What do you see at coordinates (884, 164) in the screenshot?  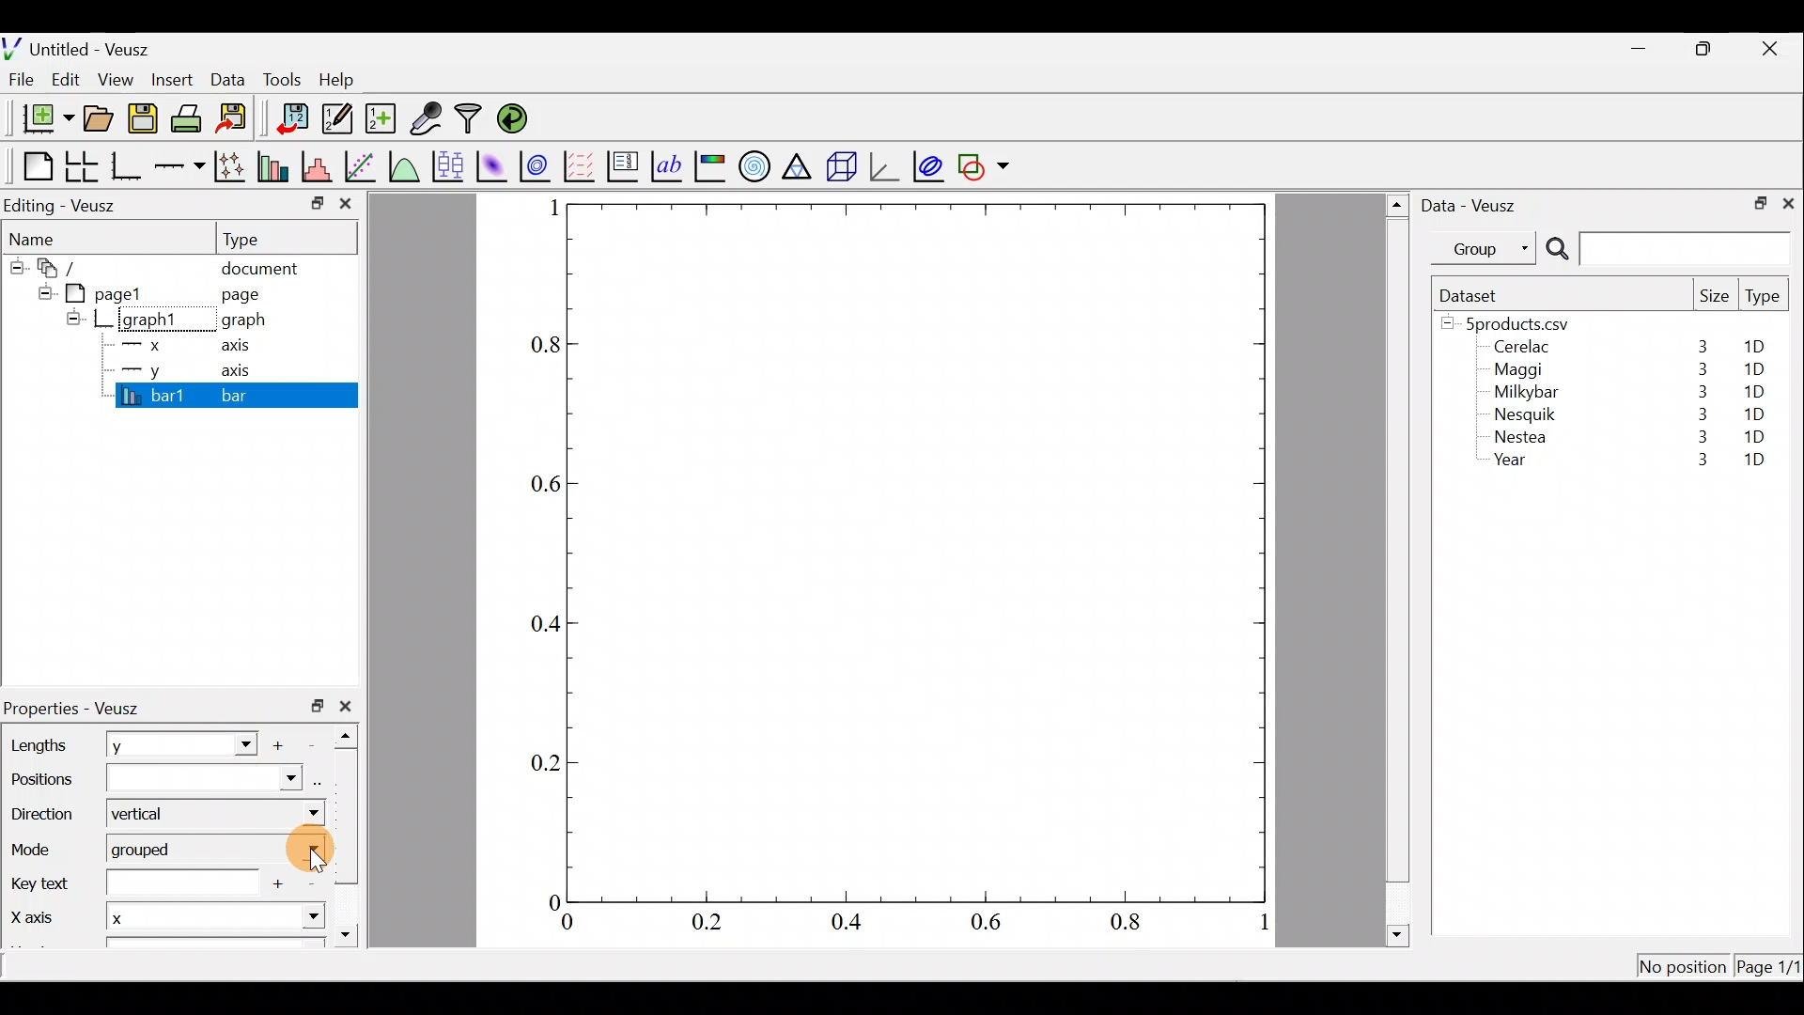 I see `3d graph` at bounding box center [884, 164].